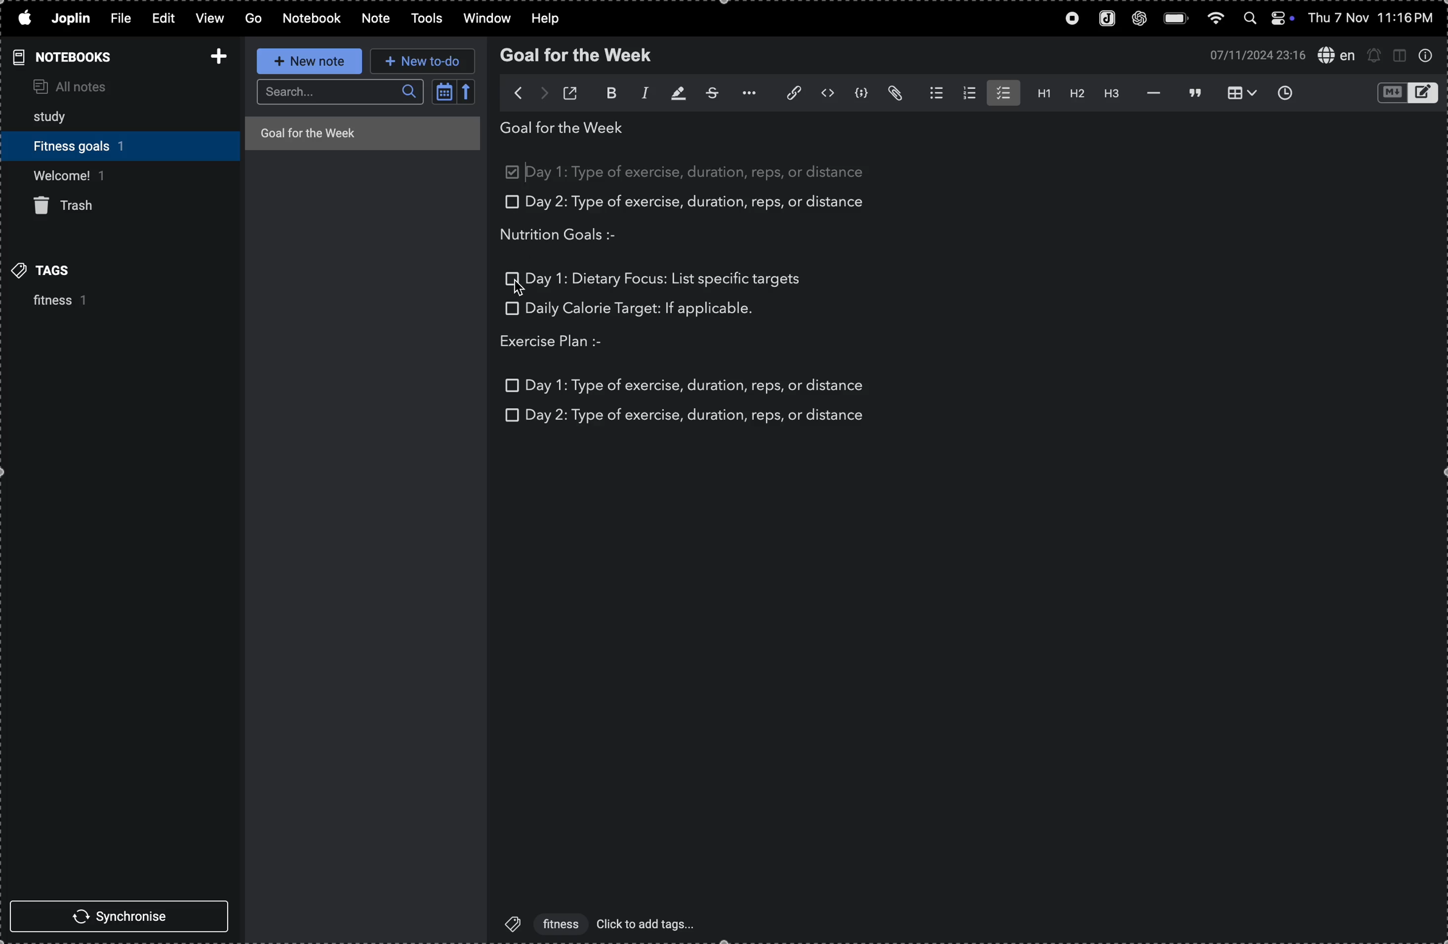 The image size is (1448, 944). Describe the element at coordinates (1039, 94) in the screenshot. I see `heading 1` at that location.